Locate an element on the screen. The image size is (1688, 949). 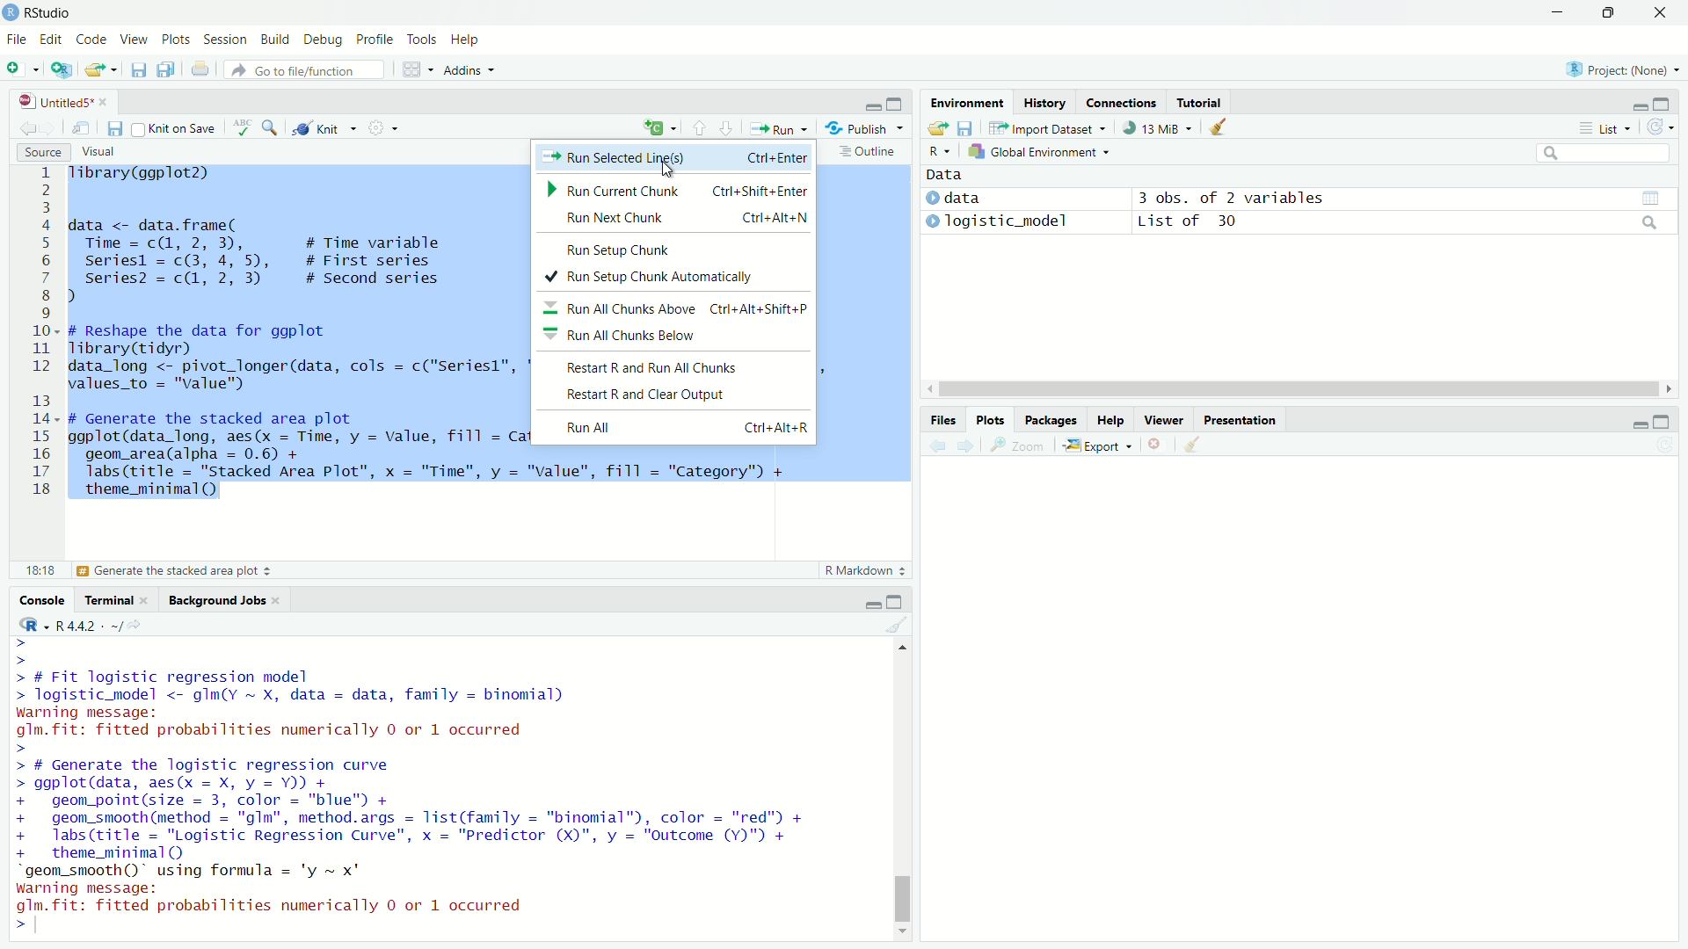
Tools is located at coordinates (422, 39).